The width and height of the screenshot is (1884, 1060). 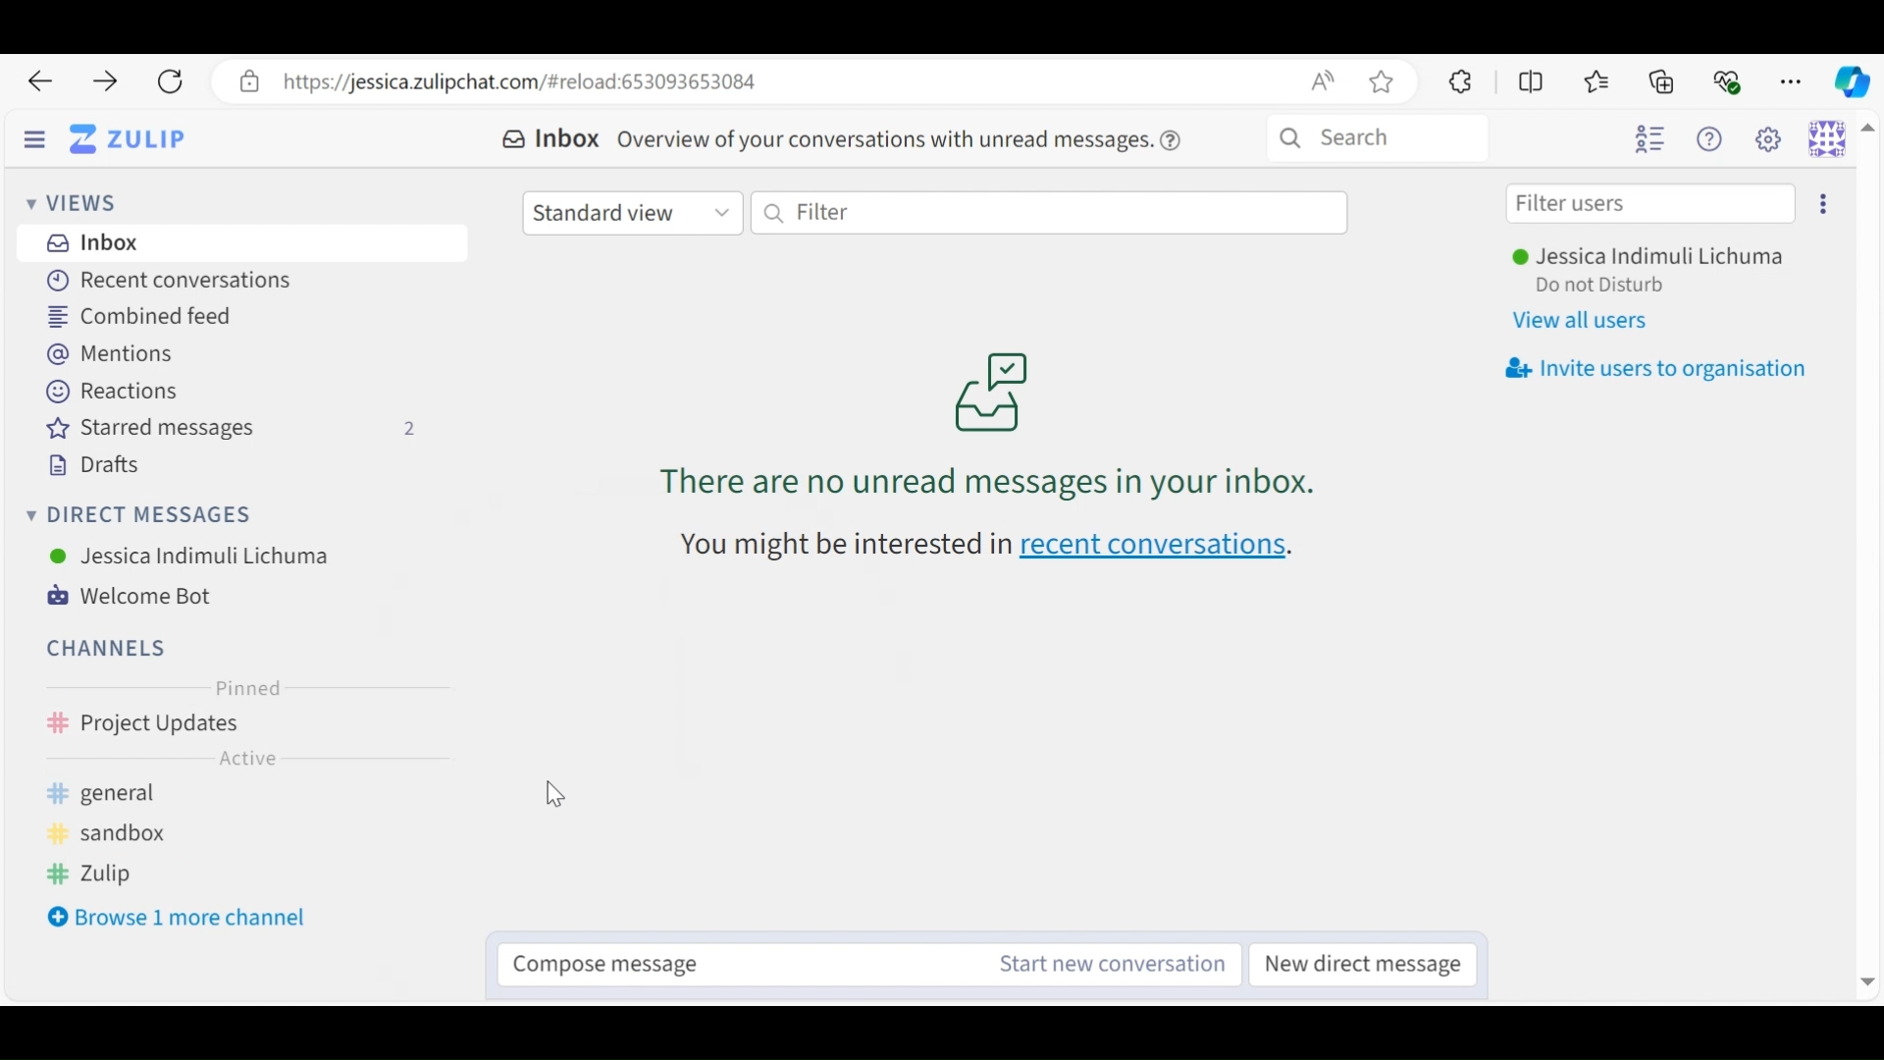 What do you see at coordinates (175, 923) in the screenshot?
I see `Browse more channel` at bounding box center [175, 923].